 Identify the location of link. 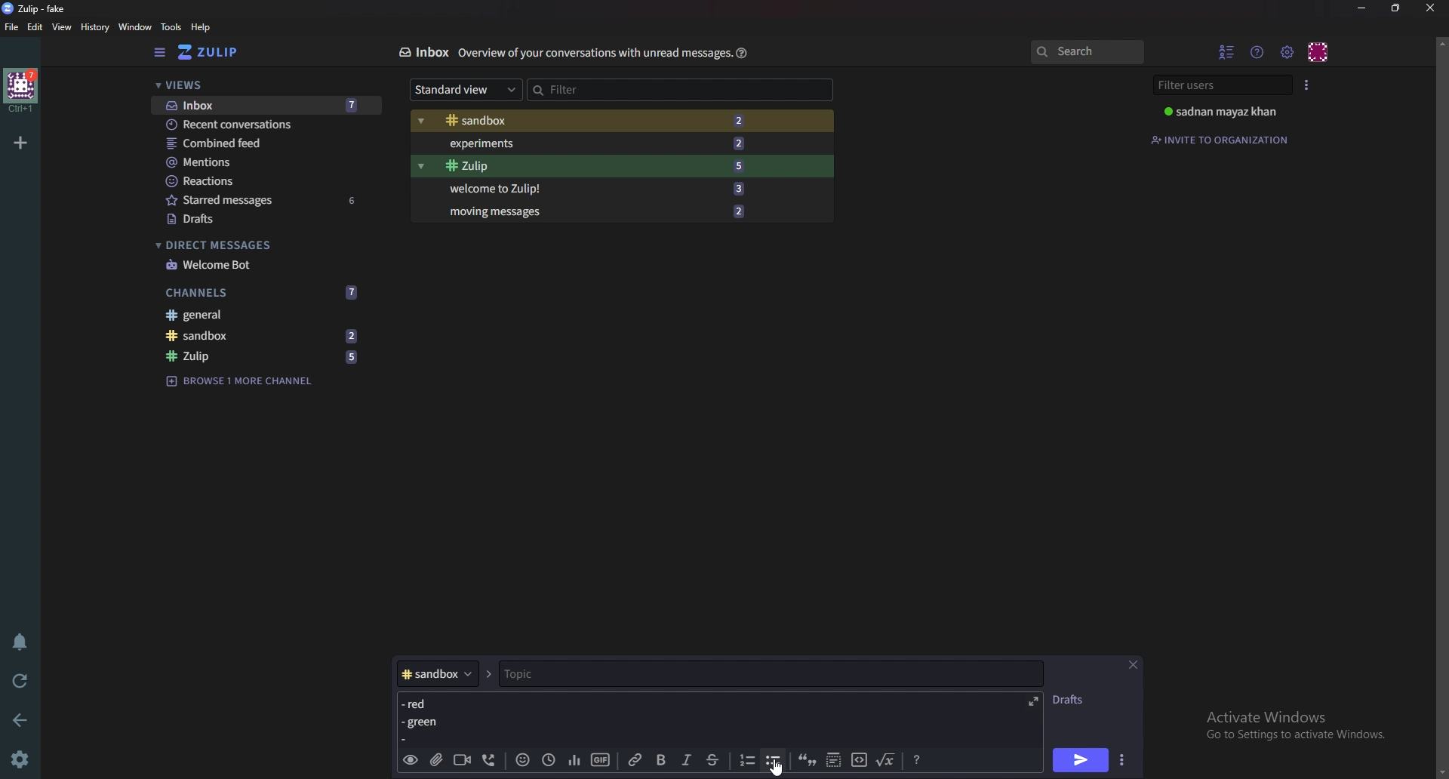
(638, 760).